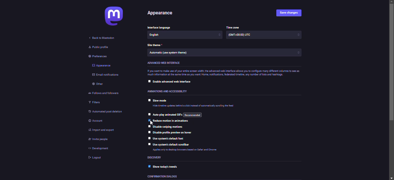 The height and width of the screenshot is (180, 394). What do you see at coordinates (233, 27) in the screenshot?
I see `time zone` at bounding box center [233, 27].